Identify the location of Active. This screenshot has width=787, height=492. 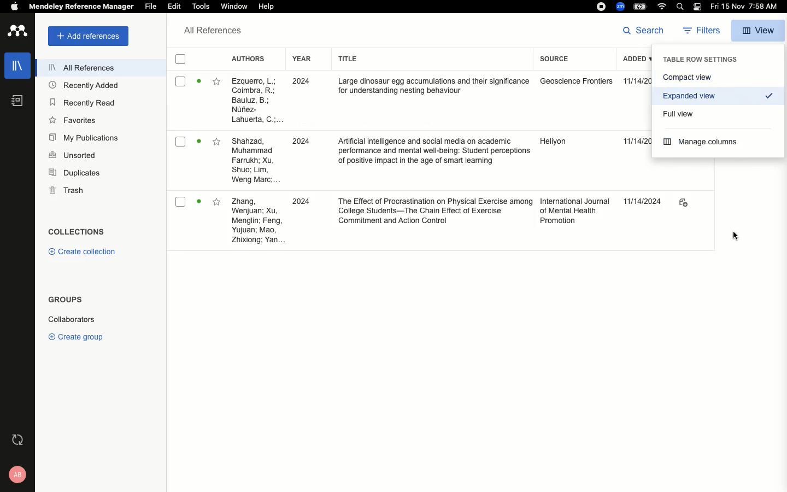
(199, 84).